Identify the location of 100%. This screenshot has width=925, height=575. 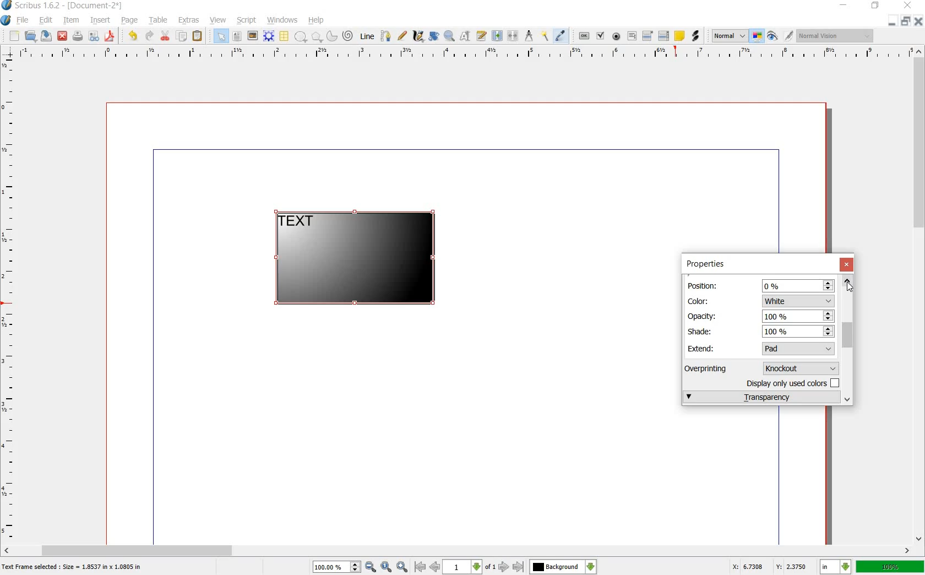
(798, 332).